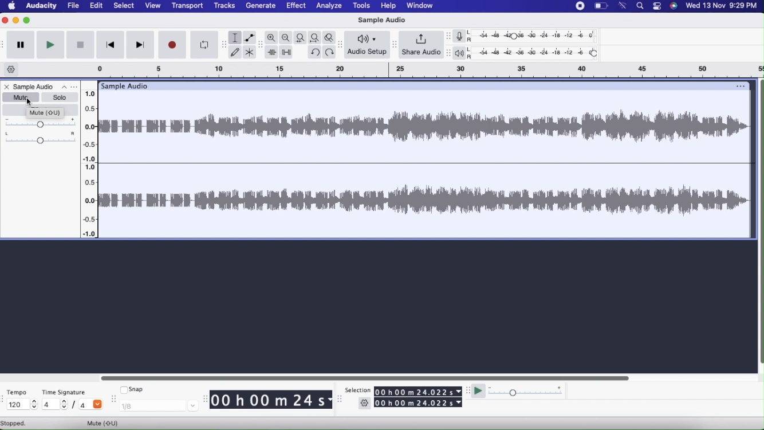  Describe the element at coordinates (133, 390) in the screenshot. I see `Snap` at that location.